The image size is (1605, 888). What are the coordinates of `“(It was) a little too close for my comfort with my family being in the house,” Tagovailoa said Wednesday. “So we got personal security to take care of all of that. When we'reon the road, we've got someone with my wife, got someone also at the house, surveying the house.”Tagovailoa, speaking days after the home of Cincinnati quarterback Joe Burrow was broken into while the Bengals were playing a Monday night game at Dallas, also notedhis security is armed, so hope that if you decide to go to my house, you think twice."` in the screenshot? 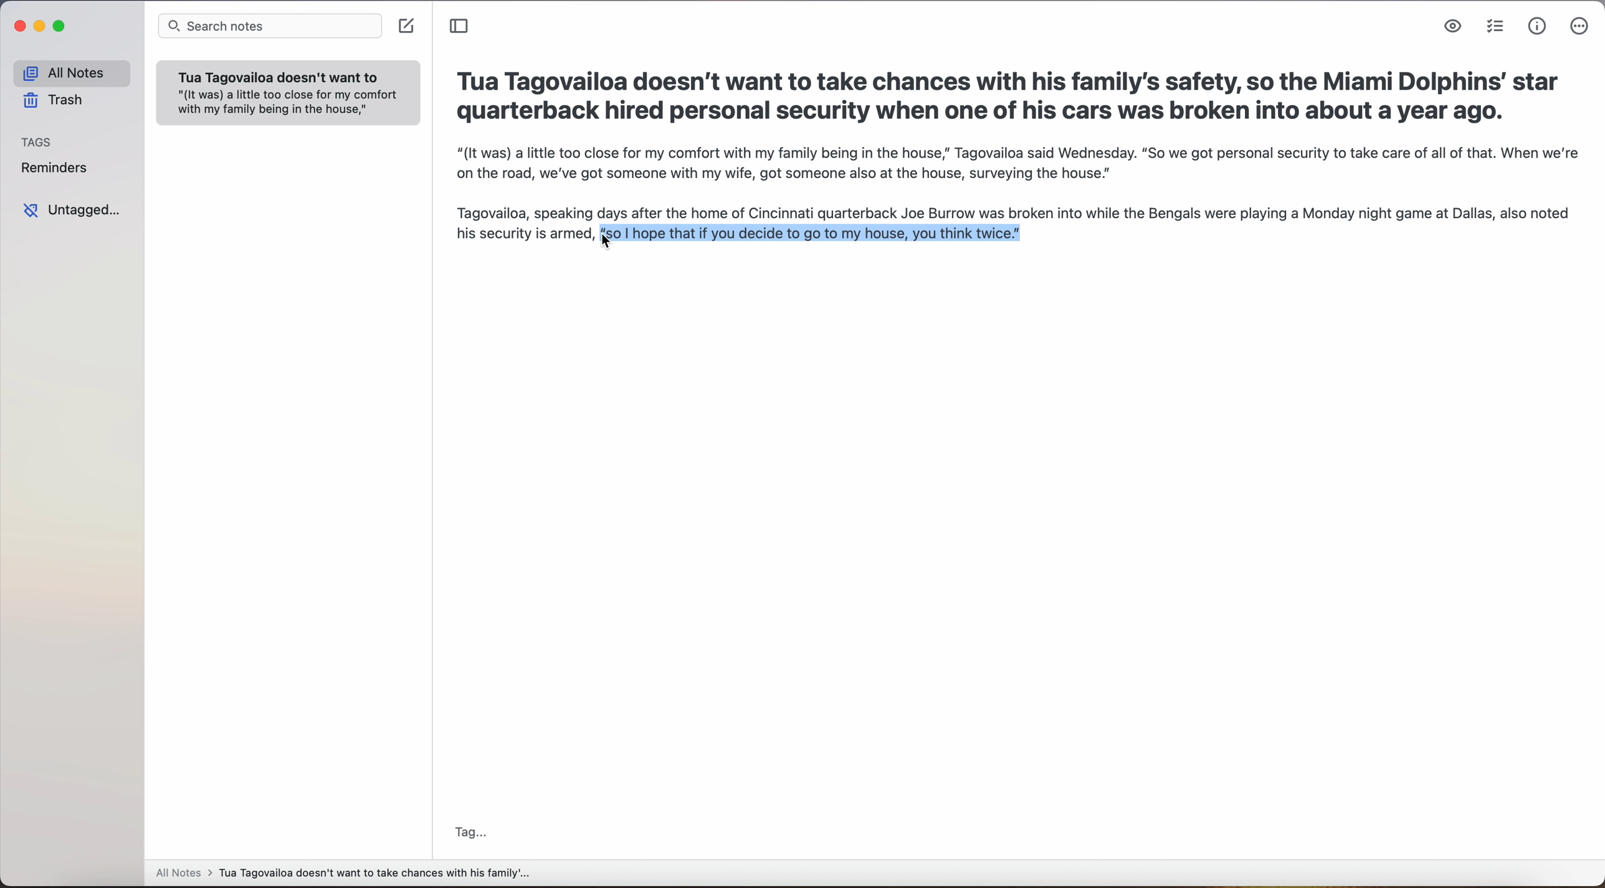 It's located at (1016, 197).